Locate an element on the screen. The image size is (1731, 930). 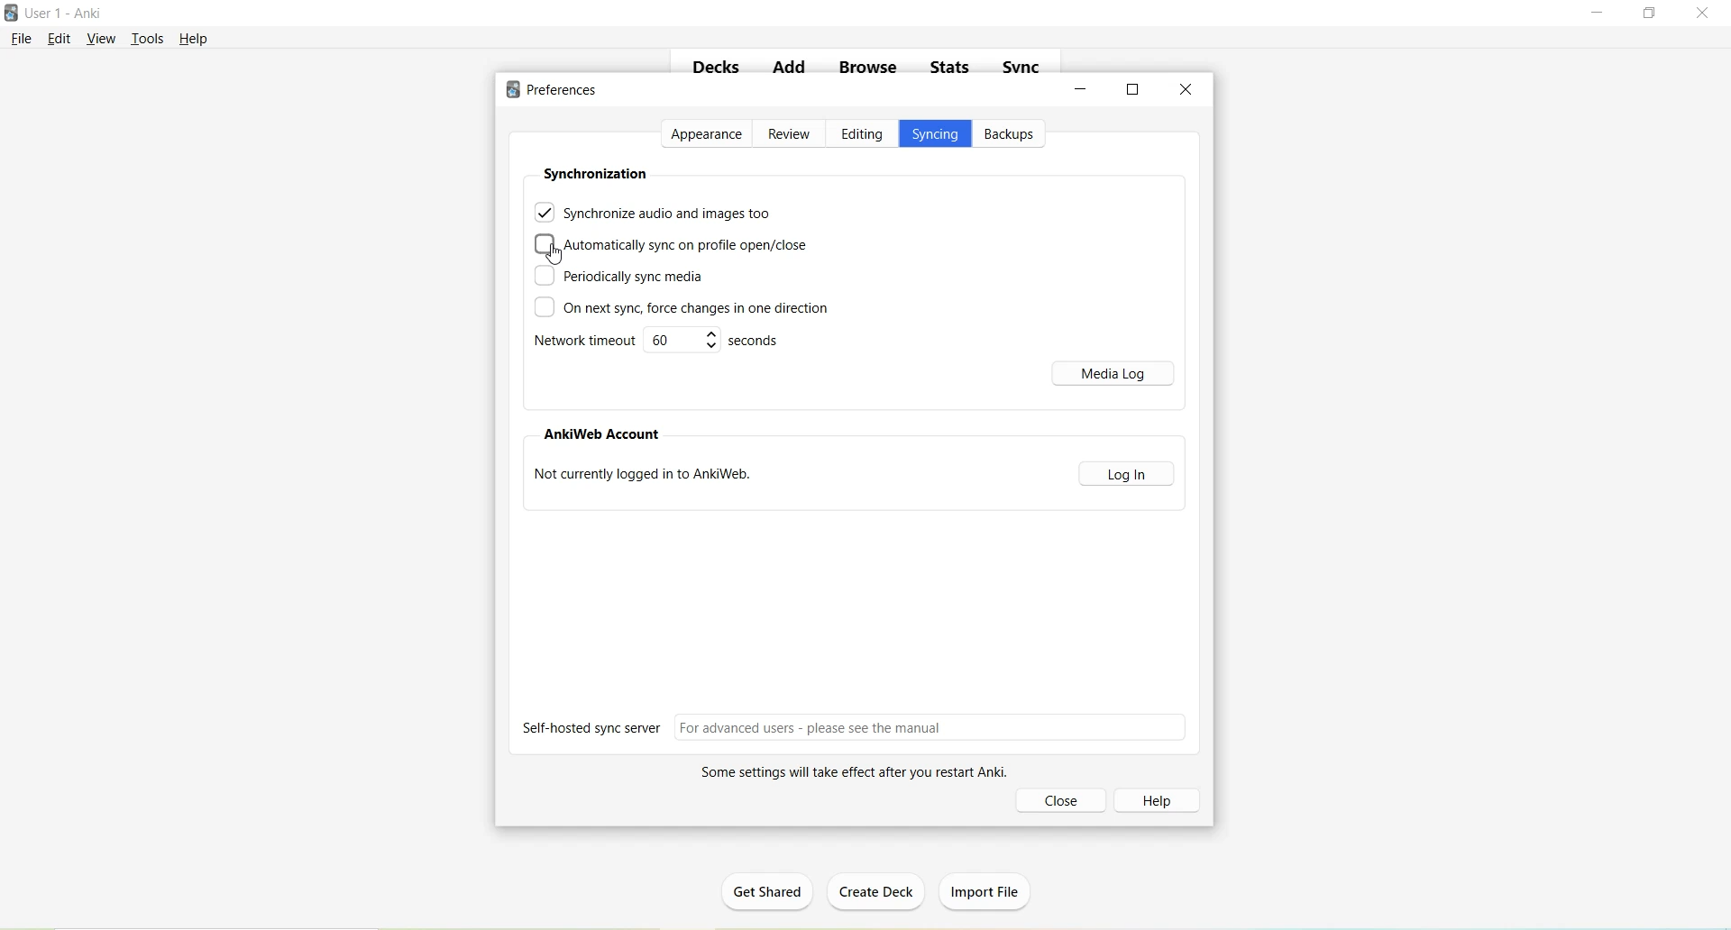
Media log is located at coordinates (1116, 373).